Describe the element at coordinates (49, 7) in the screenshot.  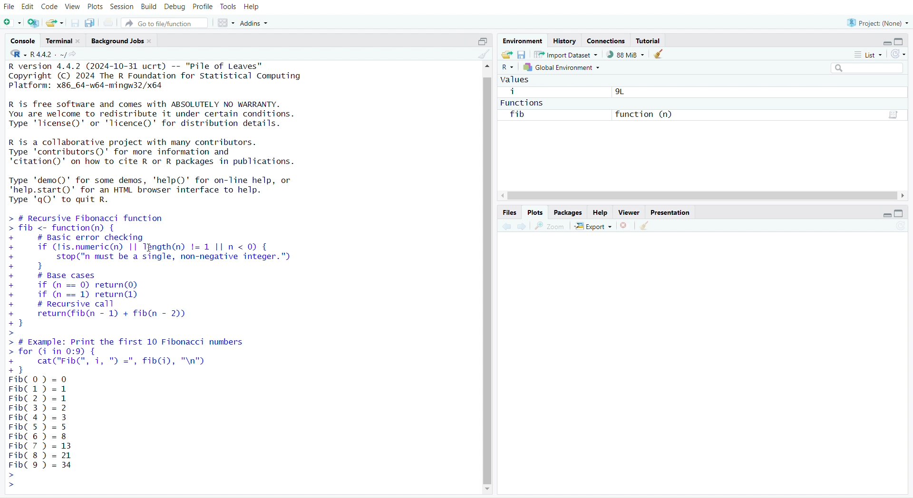
I see `code` at that location.